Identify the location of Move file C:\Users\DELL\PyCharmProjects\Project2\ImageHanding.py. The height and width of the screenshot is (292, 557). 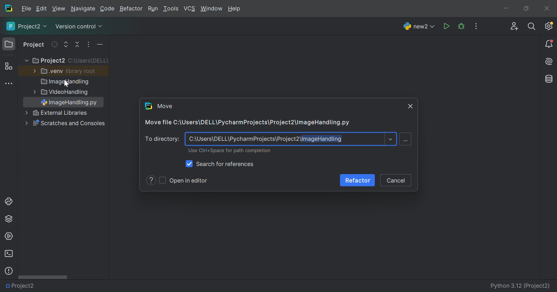
(247, 123).